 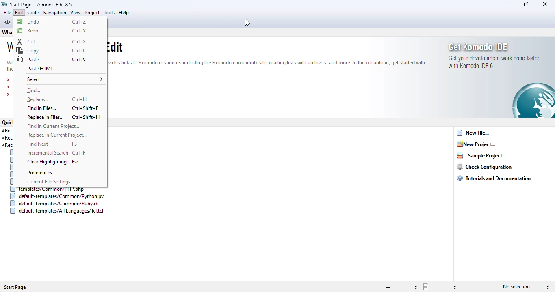 What do you see at coordinates (7, 137) in the screenshot?
I see `recent files` at bounding box center [7, 137].